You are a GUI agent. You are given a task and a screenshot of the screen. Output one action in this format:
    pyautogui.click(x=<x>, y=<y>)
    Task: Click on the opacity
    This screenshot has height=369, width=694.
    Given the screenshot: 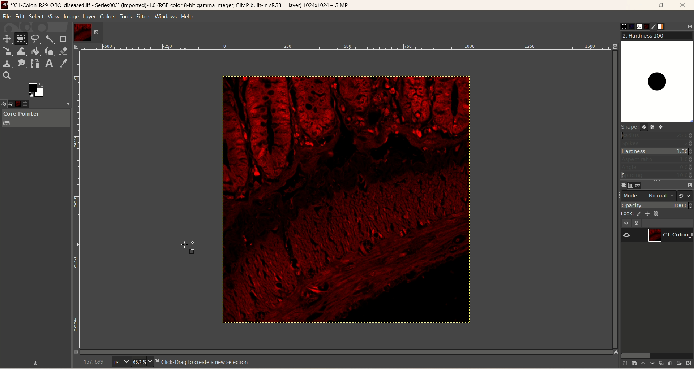 What is the action you would take?
    pyautogui.click(x=657, y=205)
    